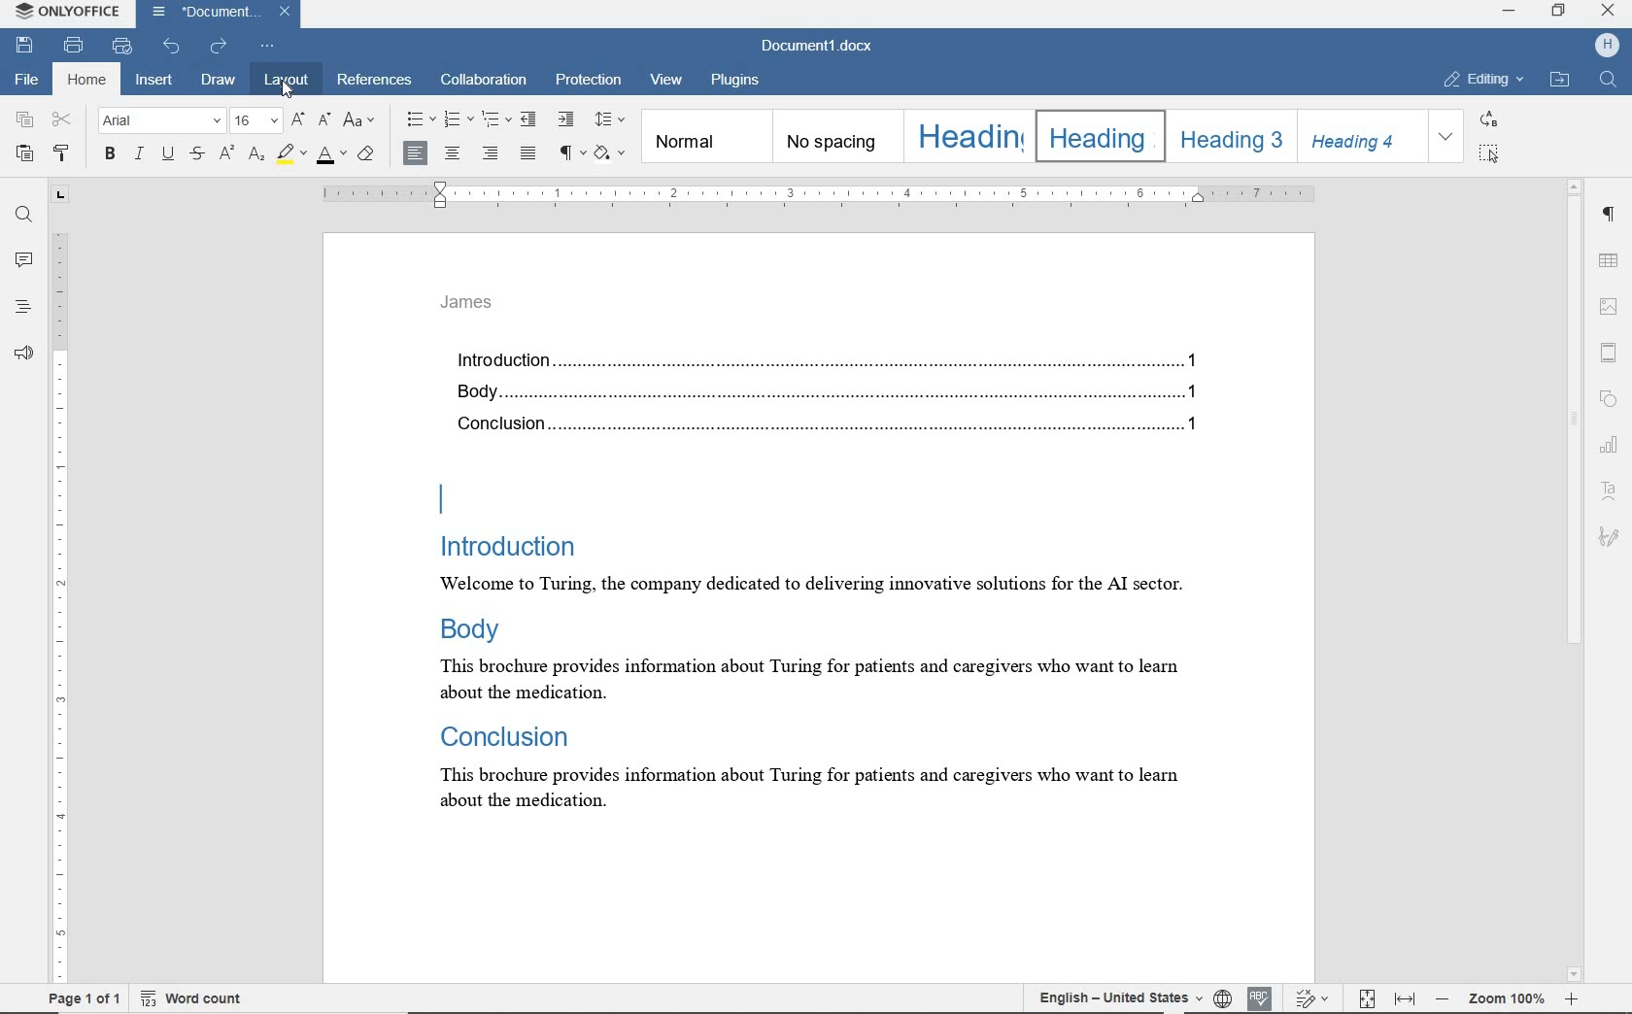 The width and height of the screenshot is (1632, 1014). What do you see at coordinates (140, 152) in the screenshot?
I see `italic` at bounding box center [140, 152].